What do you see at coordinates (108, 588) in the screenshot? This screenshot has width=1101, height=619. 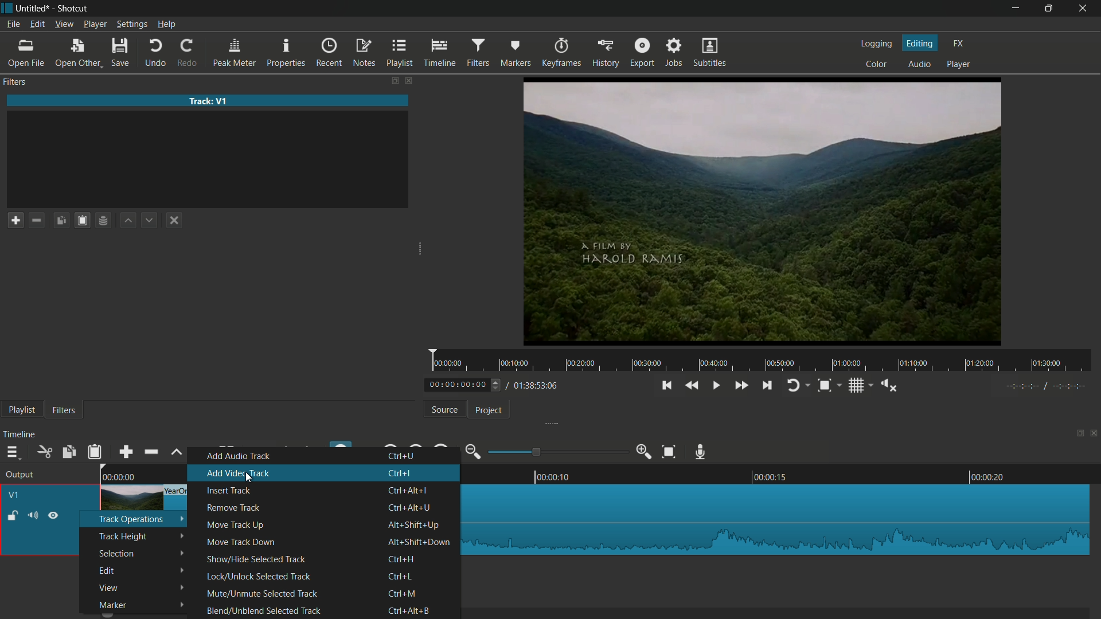 I see `view` at bounding box center [108, 588].